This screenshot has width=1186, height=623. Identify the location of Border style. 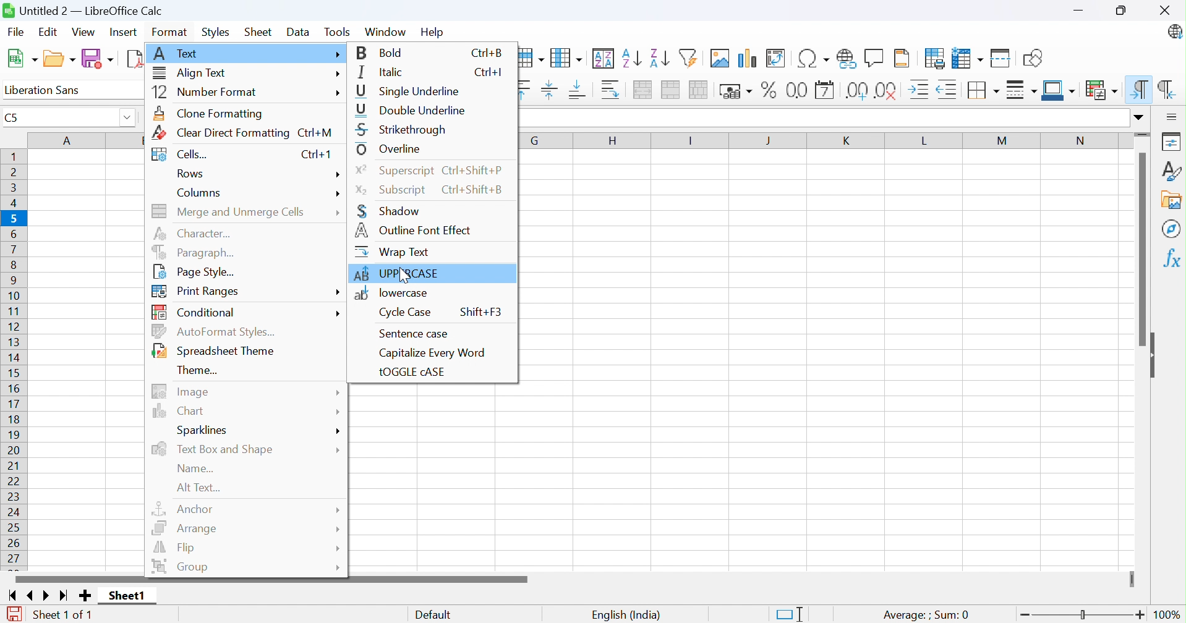
(1022, 90).